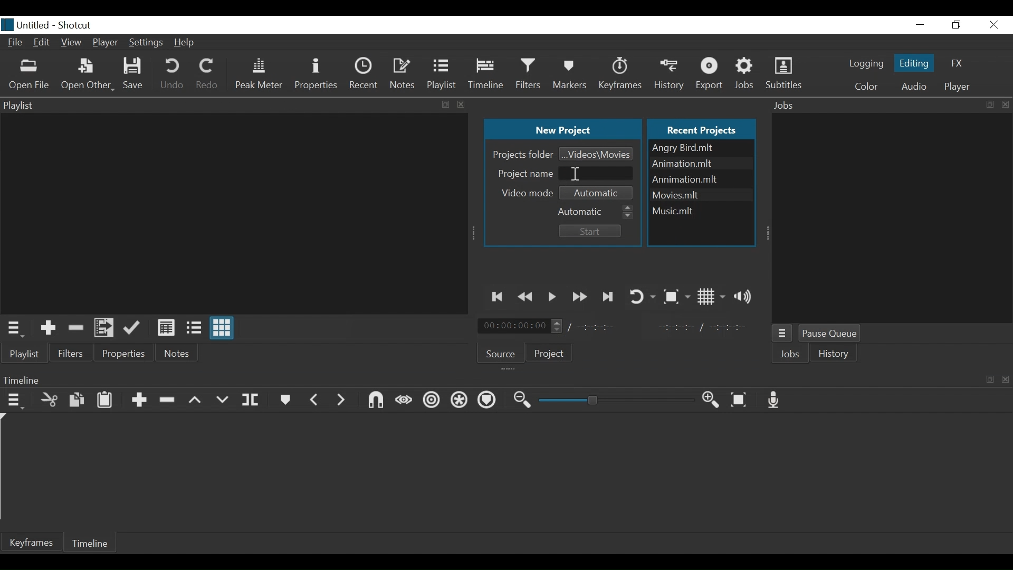 This screenshot has width=1013, height=570. I want to click on Snap, so click(375, 400).